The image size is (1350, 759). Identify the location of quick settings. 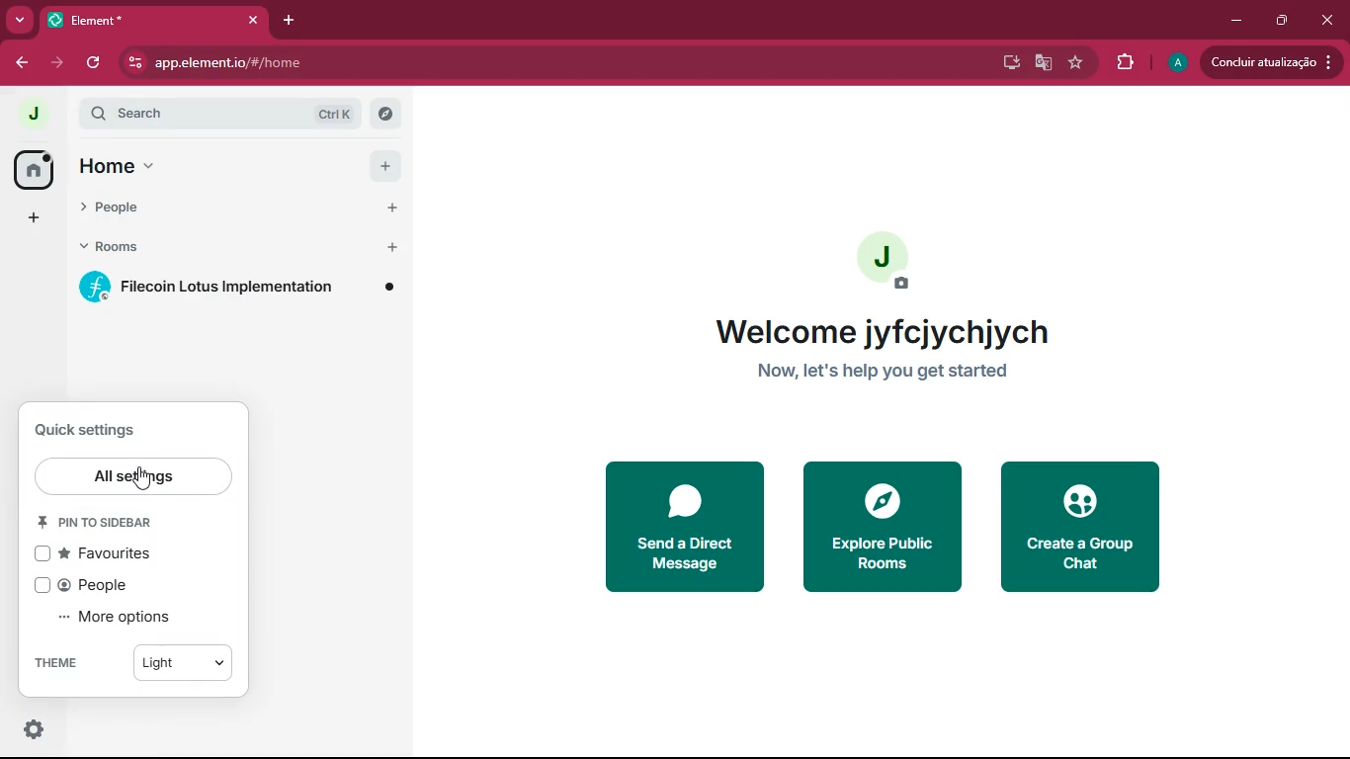
(85, 428).